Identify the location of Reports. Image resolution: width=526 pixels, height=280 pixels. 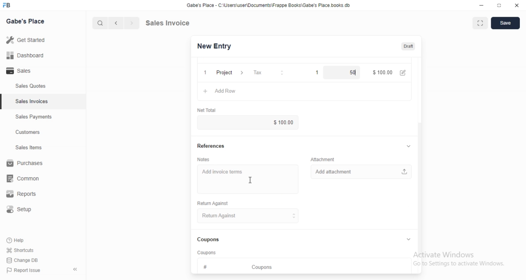
(27, 195).